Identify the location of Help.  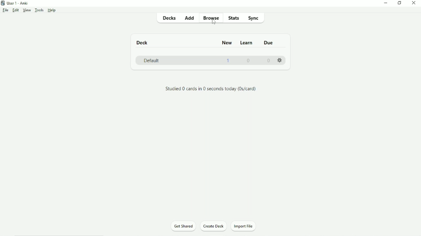
(52, 11).